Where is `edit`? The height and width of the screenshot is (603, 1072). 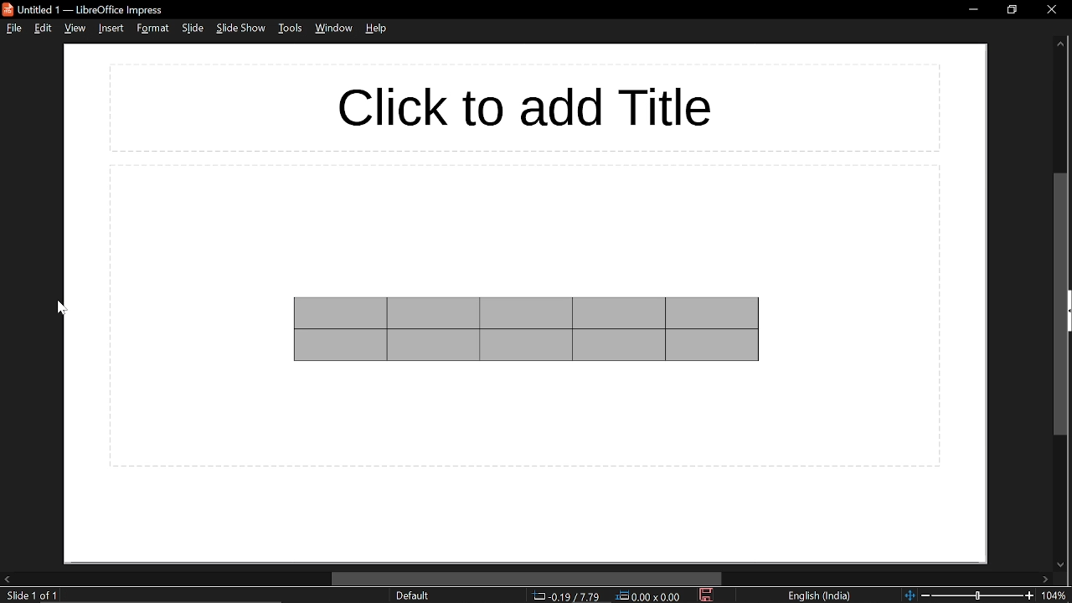 edit is located at coordinates (44, 28).